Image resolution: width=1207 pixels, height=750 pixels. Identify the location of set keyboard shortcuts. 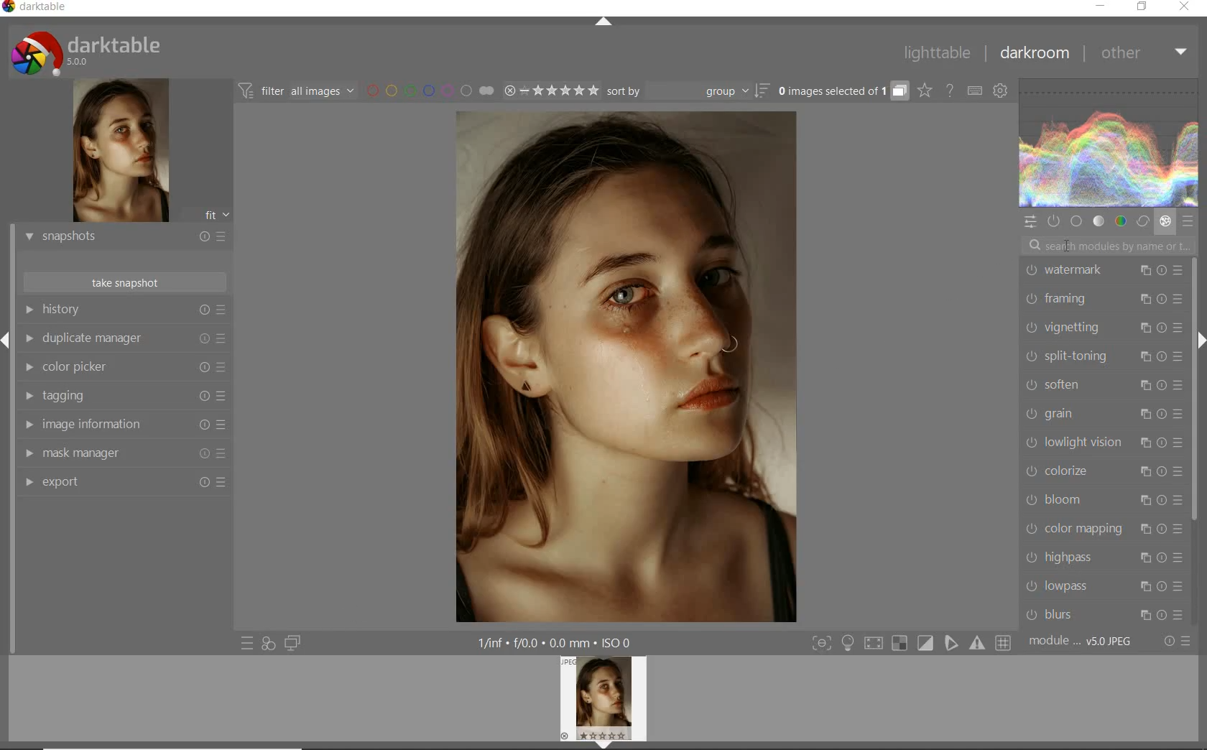
(974, 92).